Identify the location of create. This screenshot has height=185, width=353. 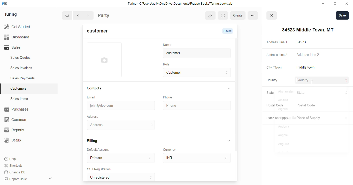
(239, 15).